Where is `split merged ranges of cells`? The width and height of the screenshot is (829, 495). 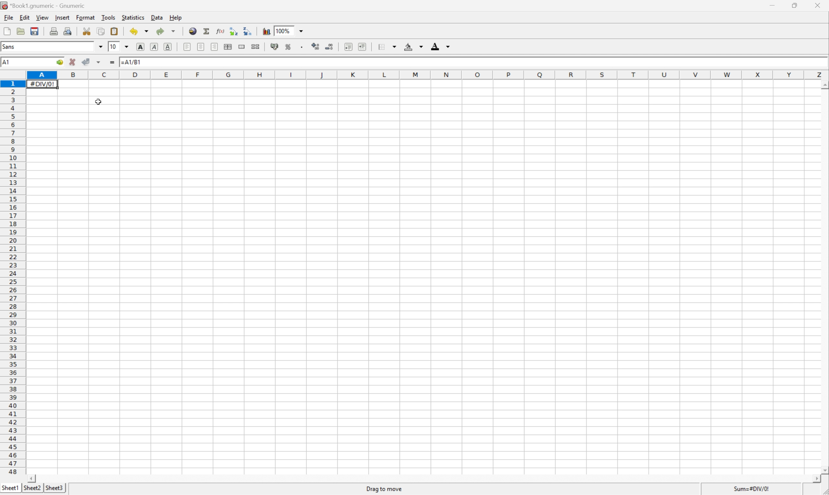
split merged ranges of cells is located at coordinates (257, 47).